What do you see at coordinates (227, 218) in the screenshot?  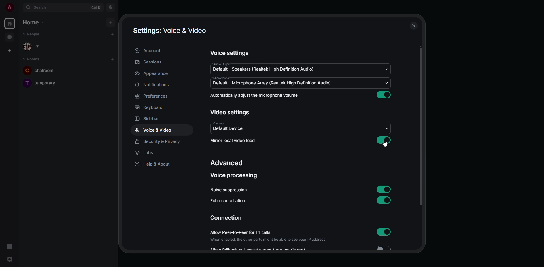 I see `connection` at bounding box center [227, 218].